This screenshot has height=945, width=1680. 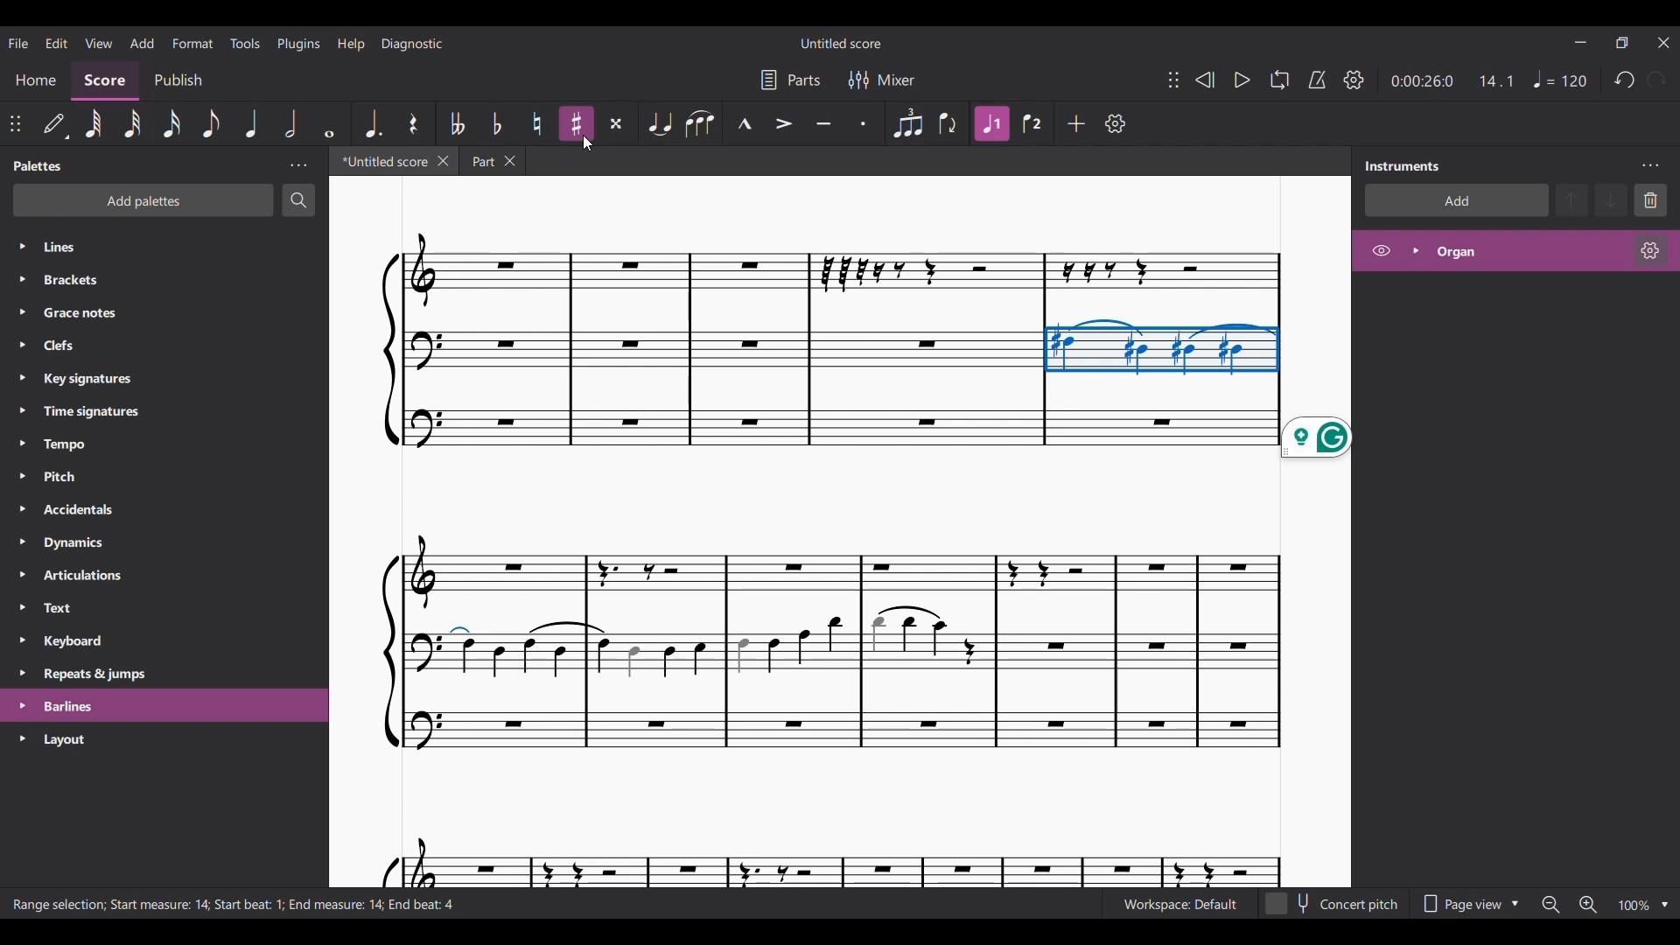 What do you see at coordinates (454, 122) in the screenshot?
I see `Toggle double flat` at bounding box center [454, 122].